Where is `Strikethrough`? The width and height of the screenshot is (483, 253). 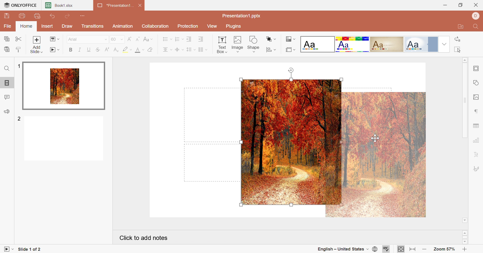 Strikethrough is located at coordinates (97, 50).